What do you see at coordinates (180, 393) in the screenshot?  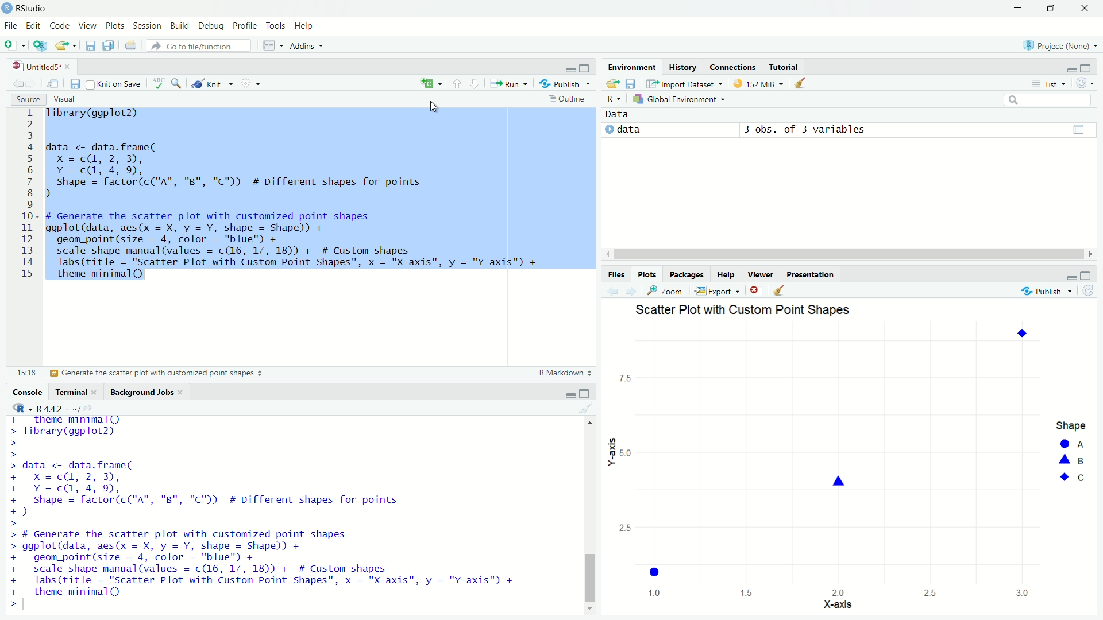 I see `close` at bounding box center [180, 393].